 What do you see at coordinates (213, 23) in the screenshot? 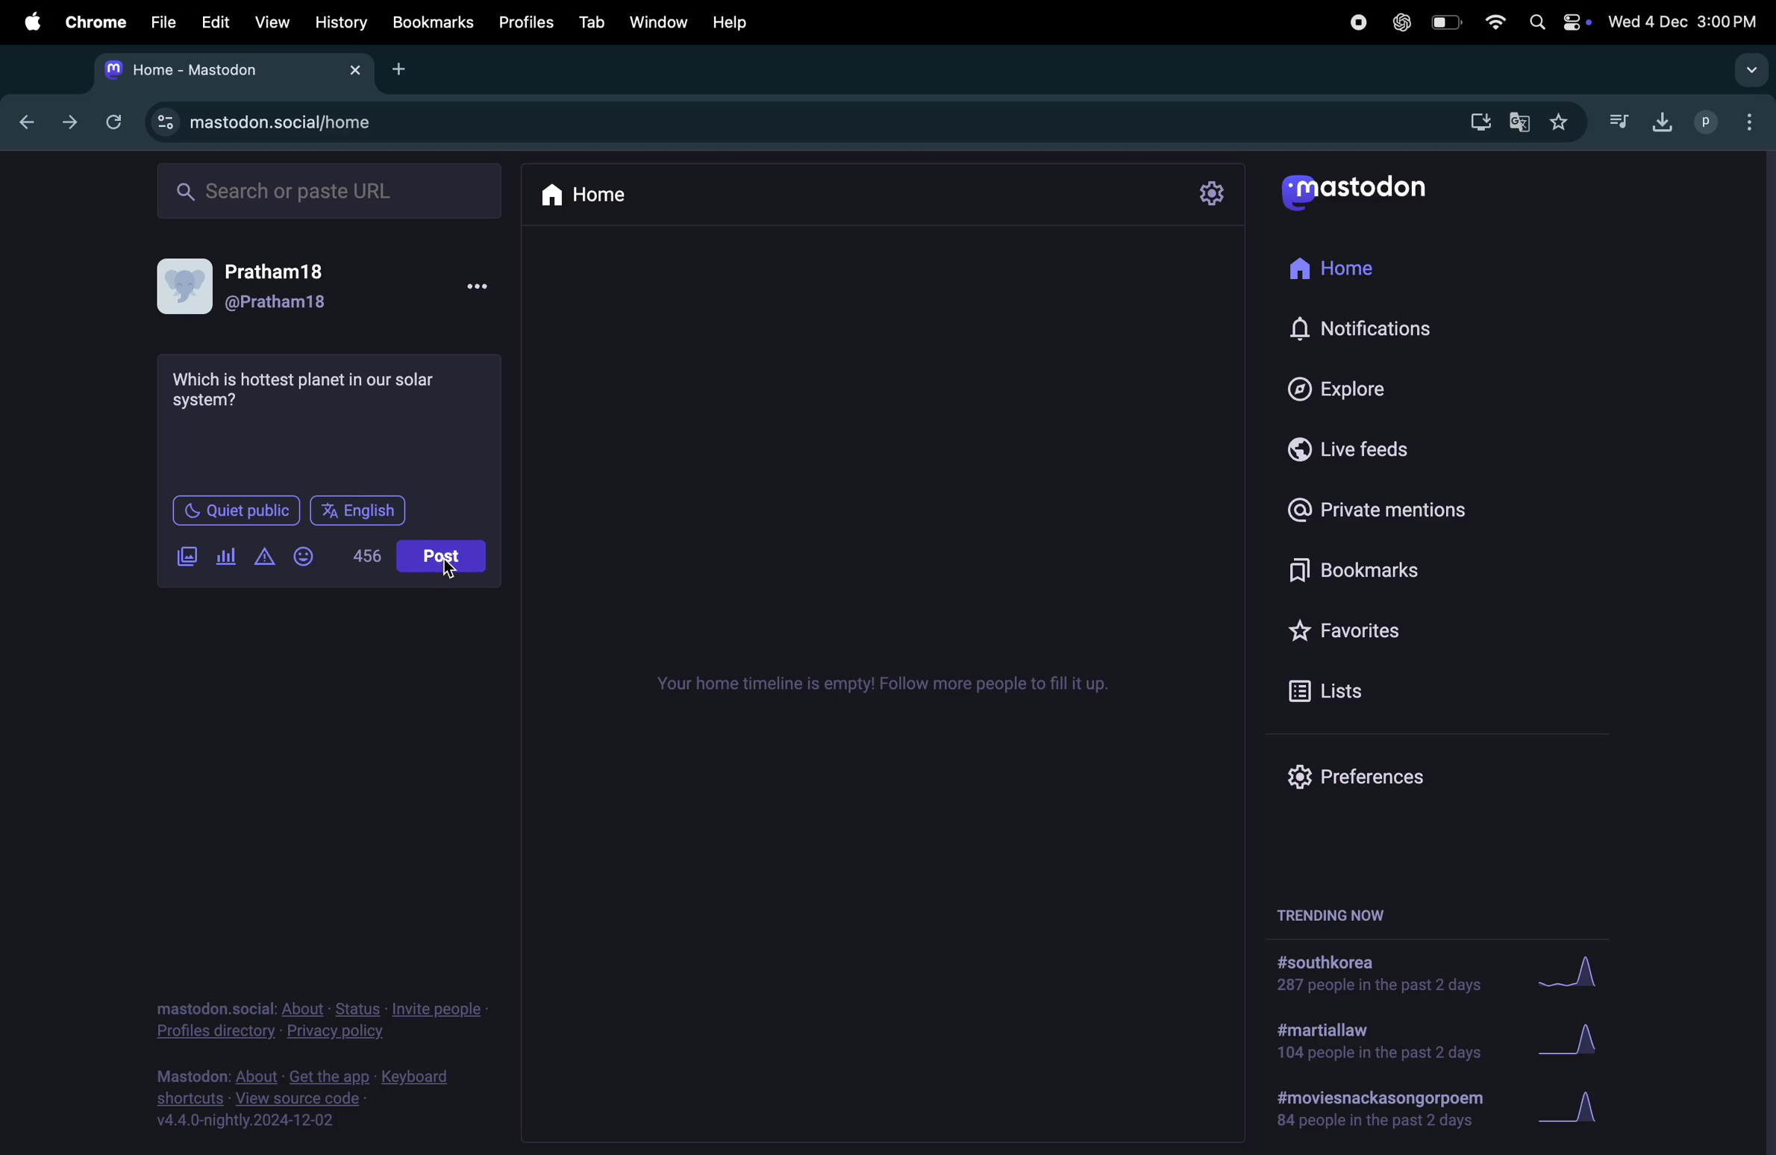
I see `edit` at bounding box center [213, 23].